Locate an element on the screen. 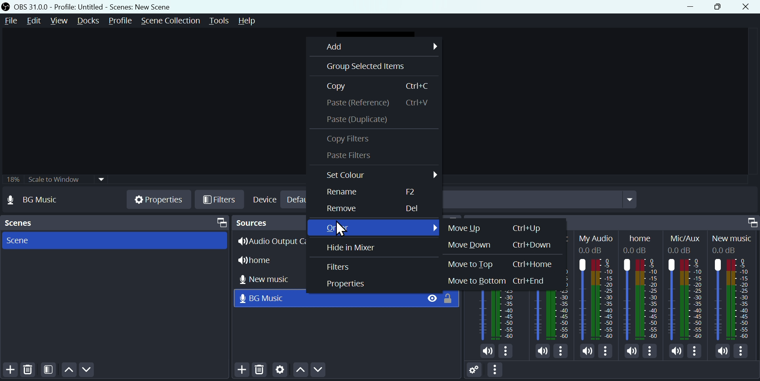  Order is located at coordinates (378, 227).